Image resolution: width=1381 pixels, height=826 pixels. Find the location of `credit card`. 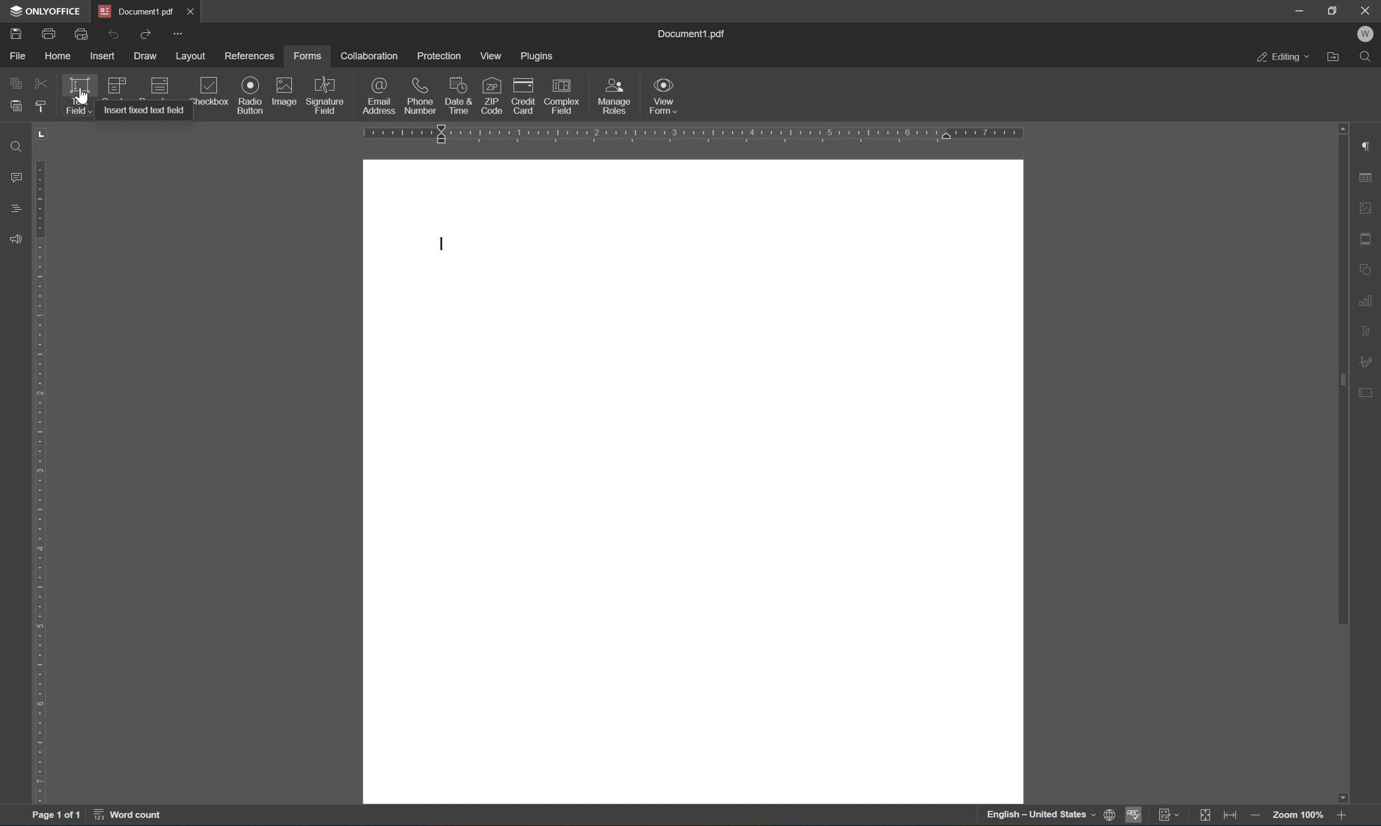

credit card is located at coordinates (524, 95).